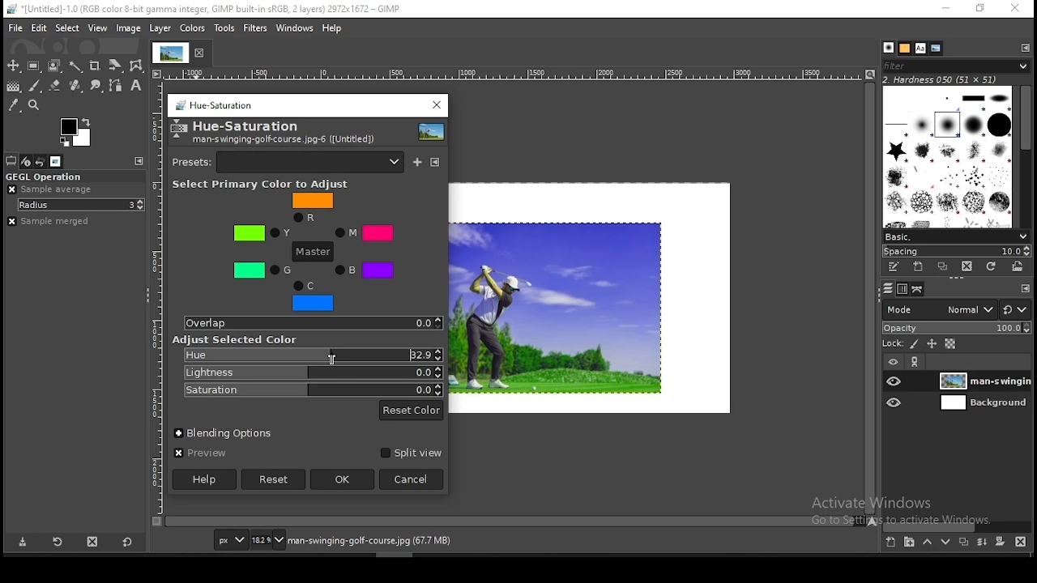 Image resolution: width=1037 pixels, height=583 pixels. I want to click on hue saturation, so click(214, 106).